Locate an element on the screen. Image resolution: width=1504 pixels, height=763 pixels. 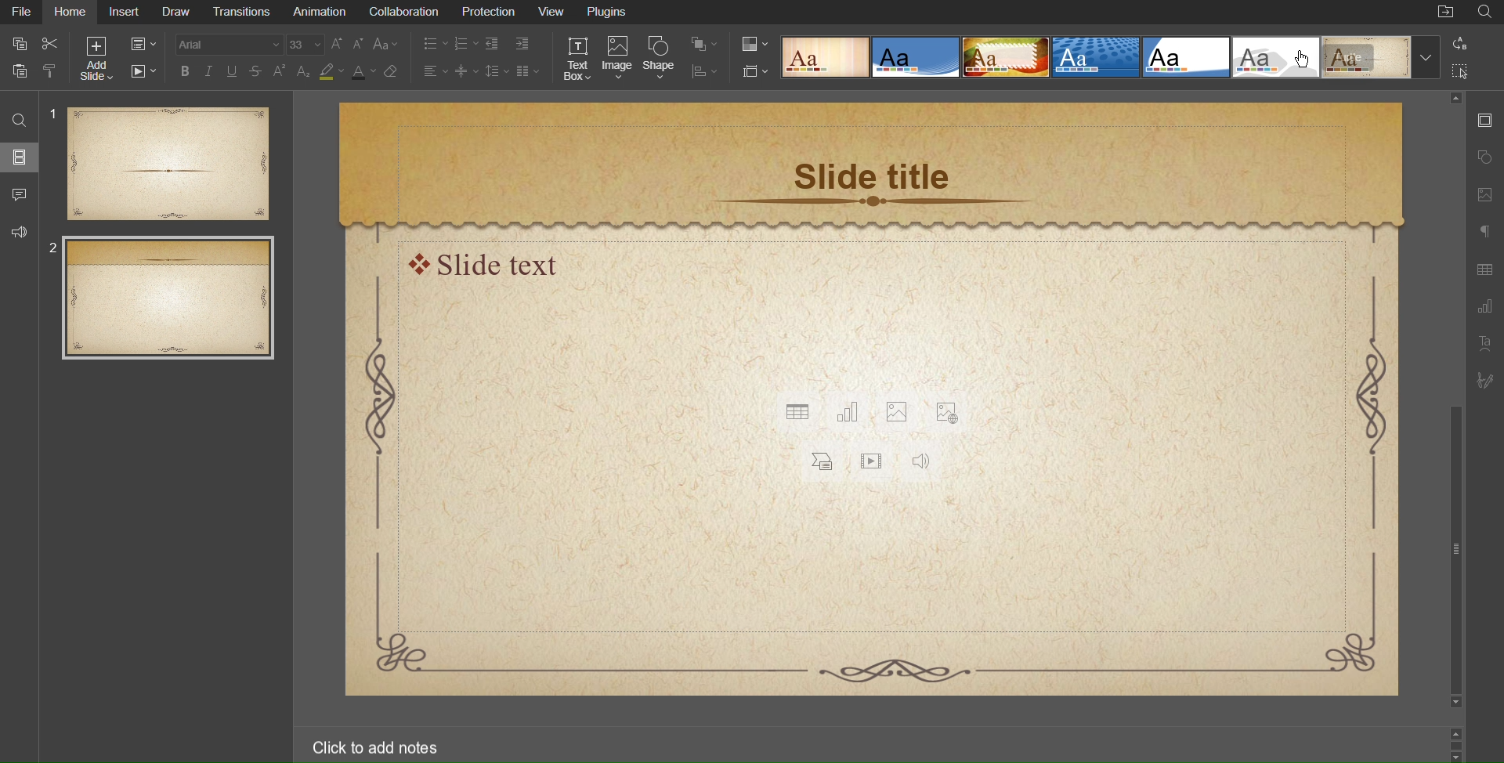
Slides is located at coordinates (19, 157).